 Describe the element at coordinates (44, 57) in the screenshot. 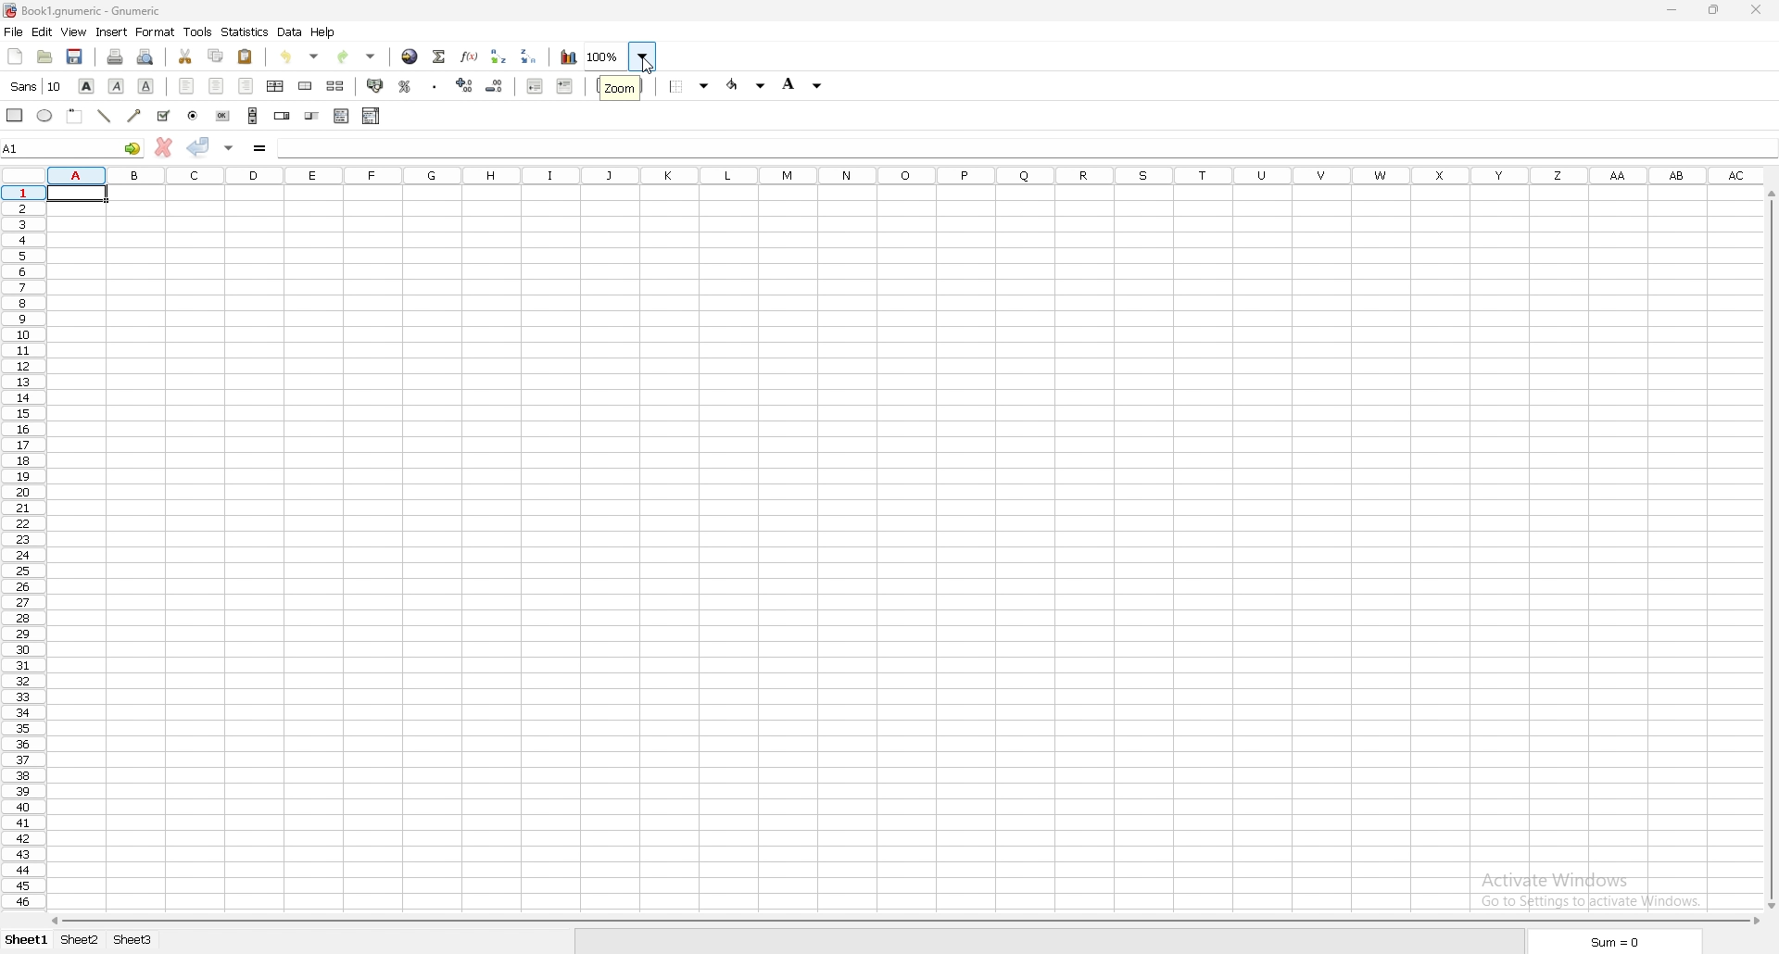

I see `open` at that location.